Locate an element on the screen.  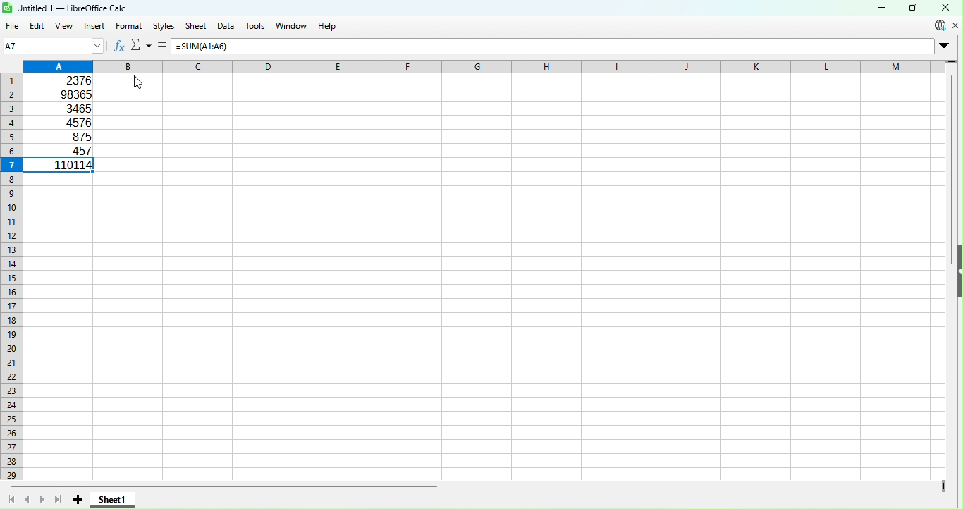
4576 is located at coordinates (70, 121).